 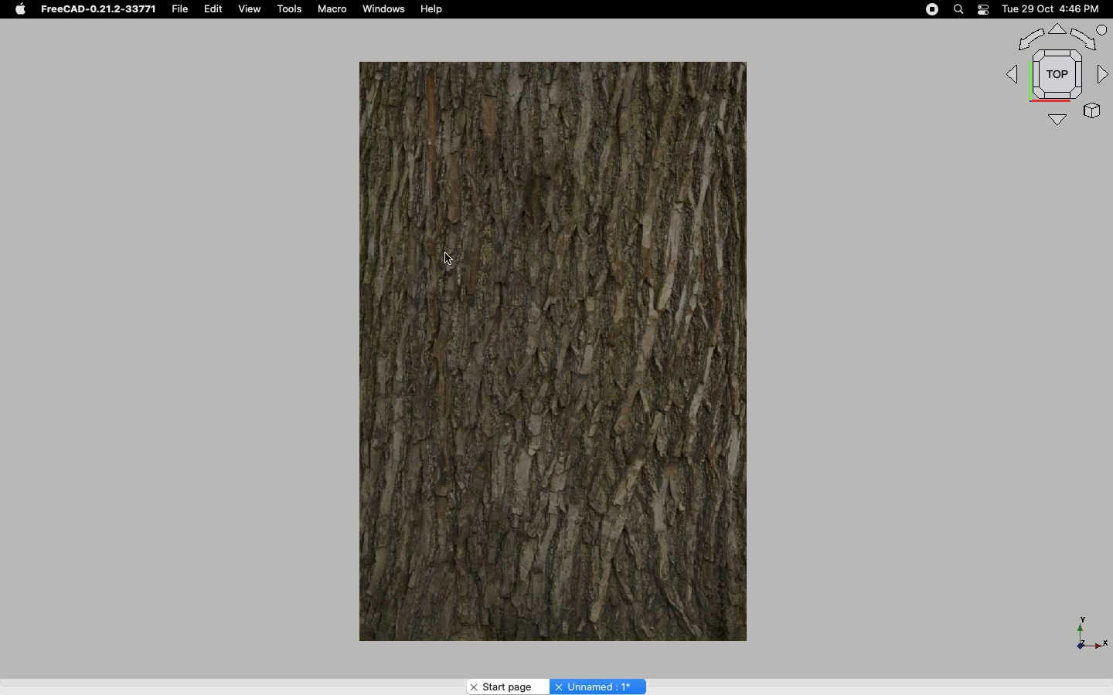 I want to click on Tue 29 Oct 4:46 PM, so click(x=1050, y=9).